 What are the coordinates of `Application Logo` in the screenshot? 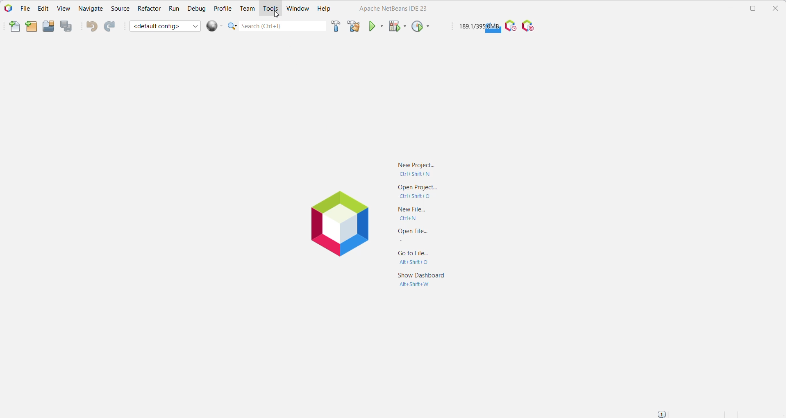 It's located at (338, 225).